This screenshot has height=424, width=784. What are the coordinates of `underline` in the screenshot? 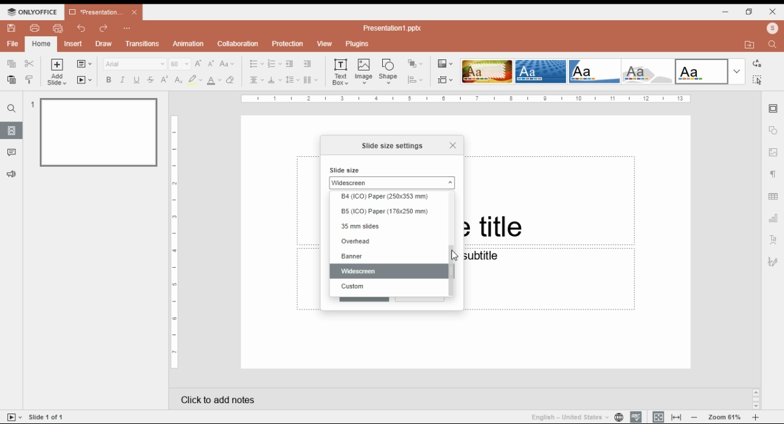 It's located at (136, 80).